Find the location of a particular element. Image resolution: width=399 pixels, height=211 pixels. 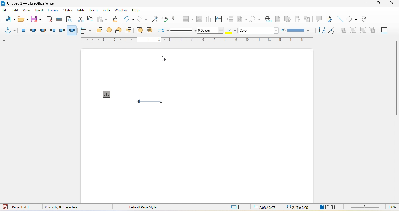

text box is located at coordinates (220, 19).